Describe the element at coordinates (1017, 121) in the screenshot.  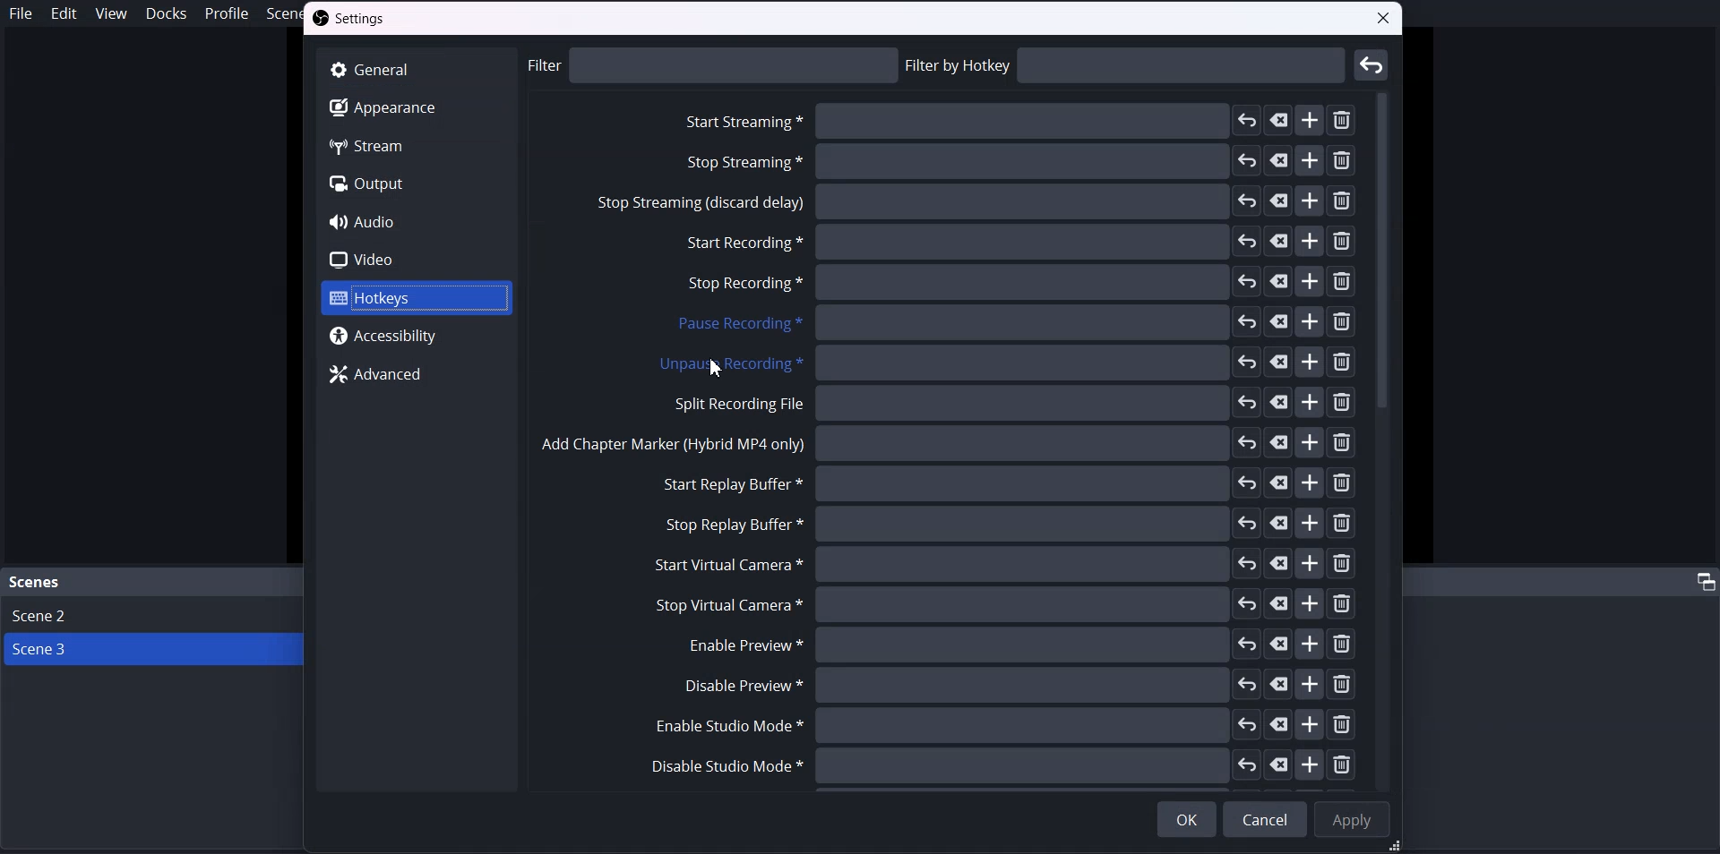
I see `Start streaming` at that location.